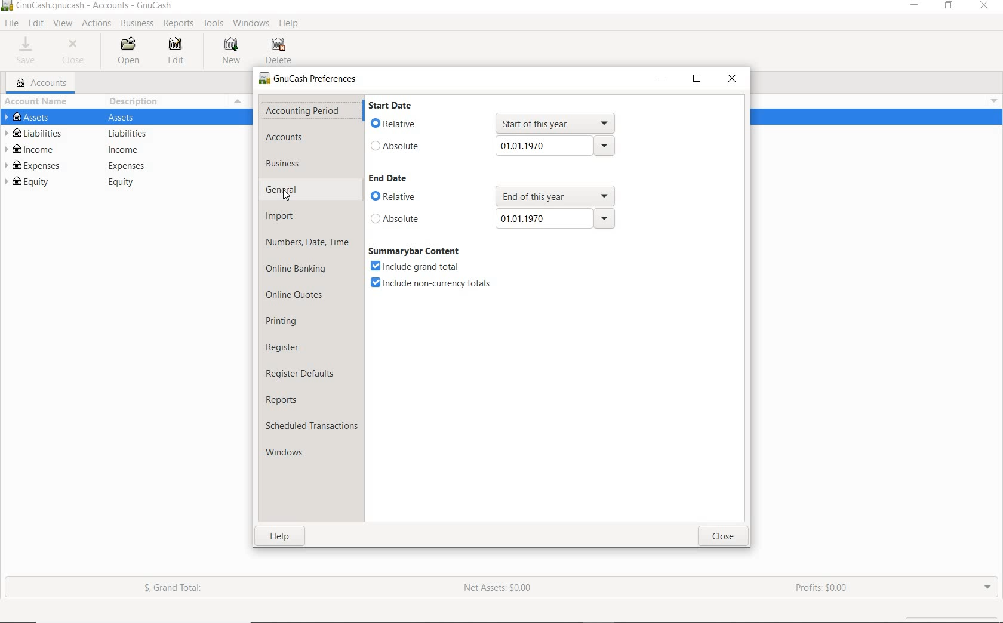  Describe the element at coordinates (663, 80) in the screenshot. I see `MINIMIZE` at that location.